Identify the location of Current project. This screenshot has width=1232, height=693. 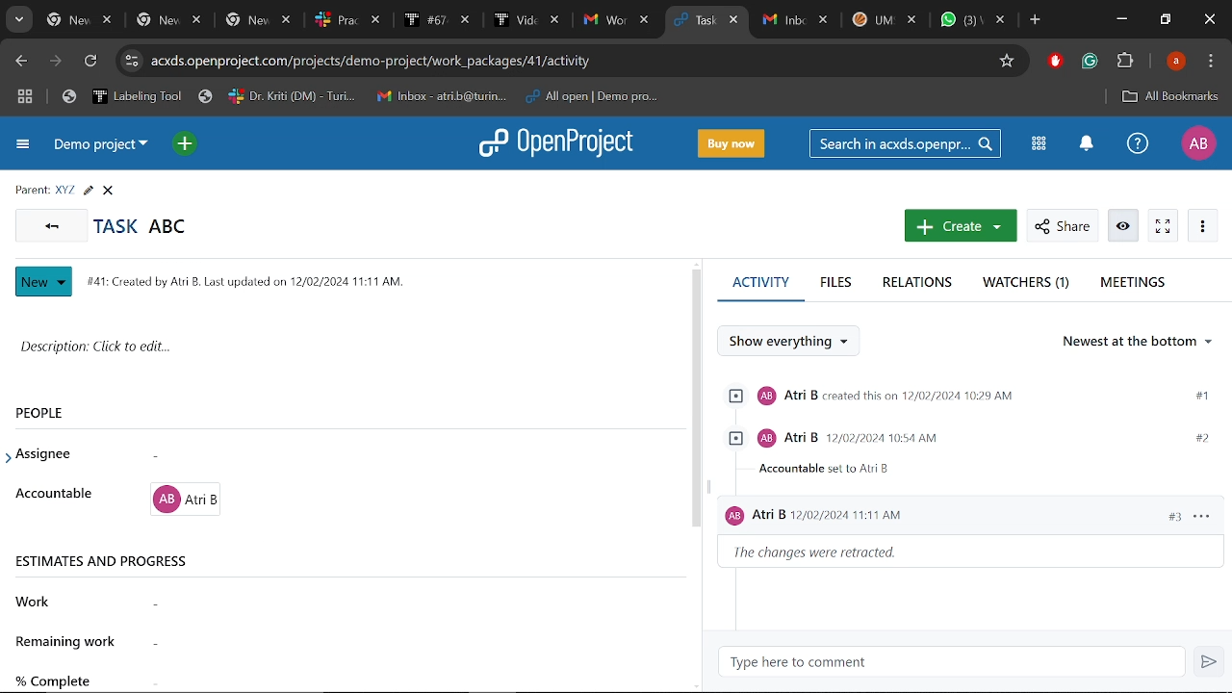
(101, 148).